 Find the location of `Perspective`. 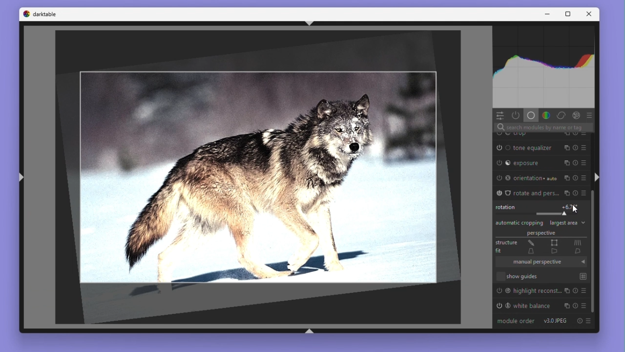

Perspective is located at coordinates (541, 234).